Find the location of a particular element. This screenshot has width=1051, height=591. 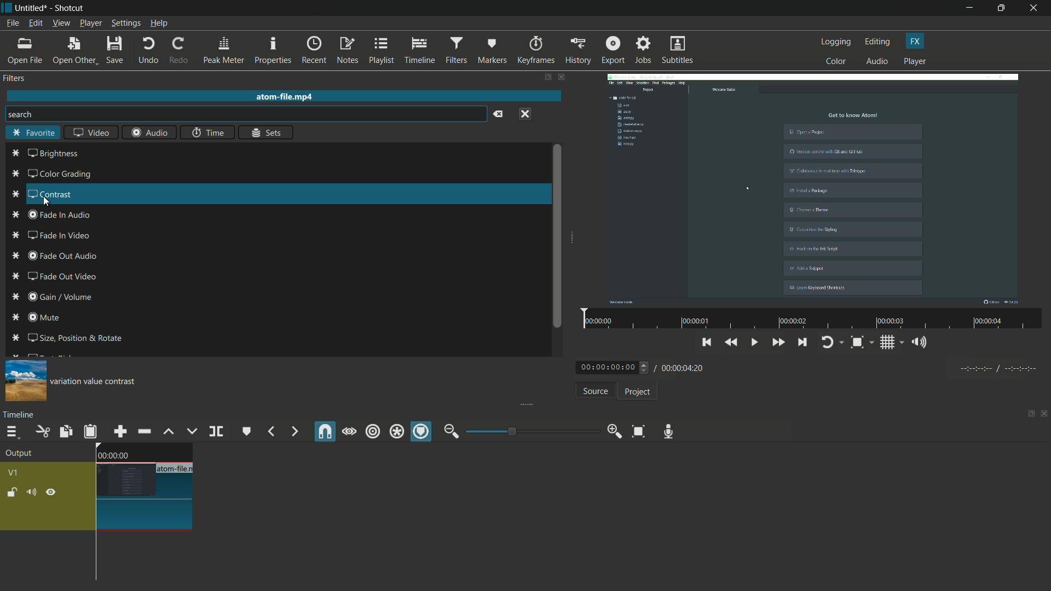

view menu is located at coordinates (61, 23).